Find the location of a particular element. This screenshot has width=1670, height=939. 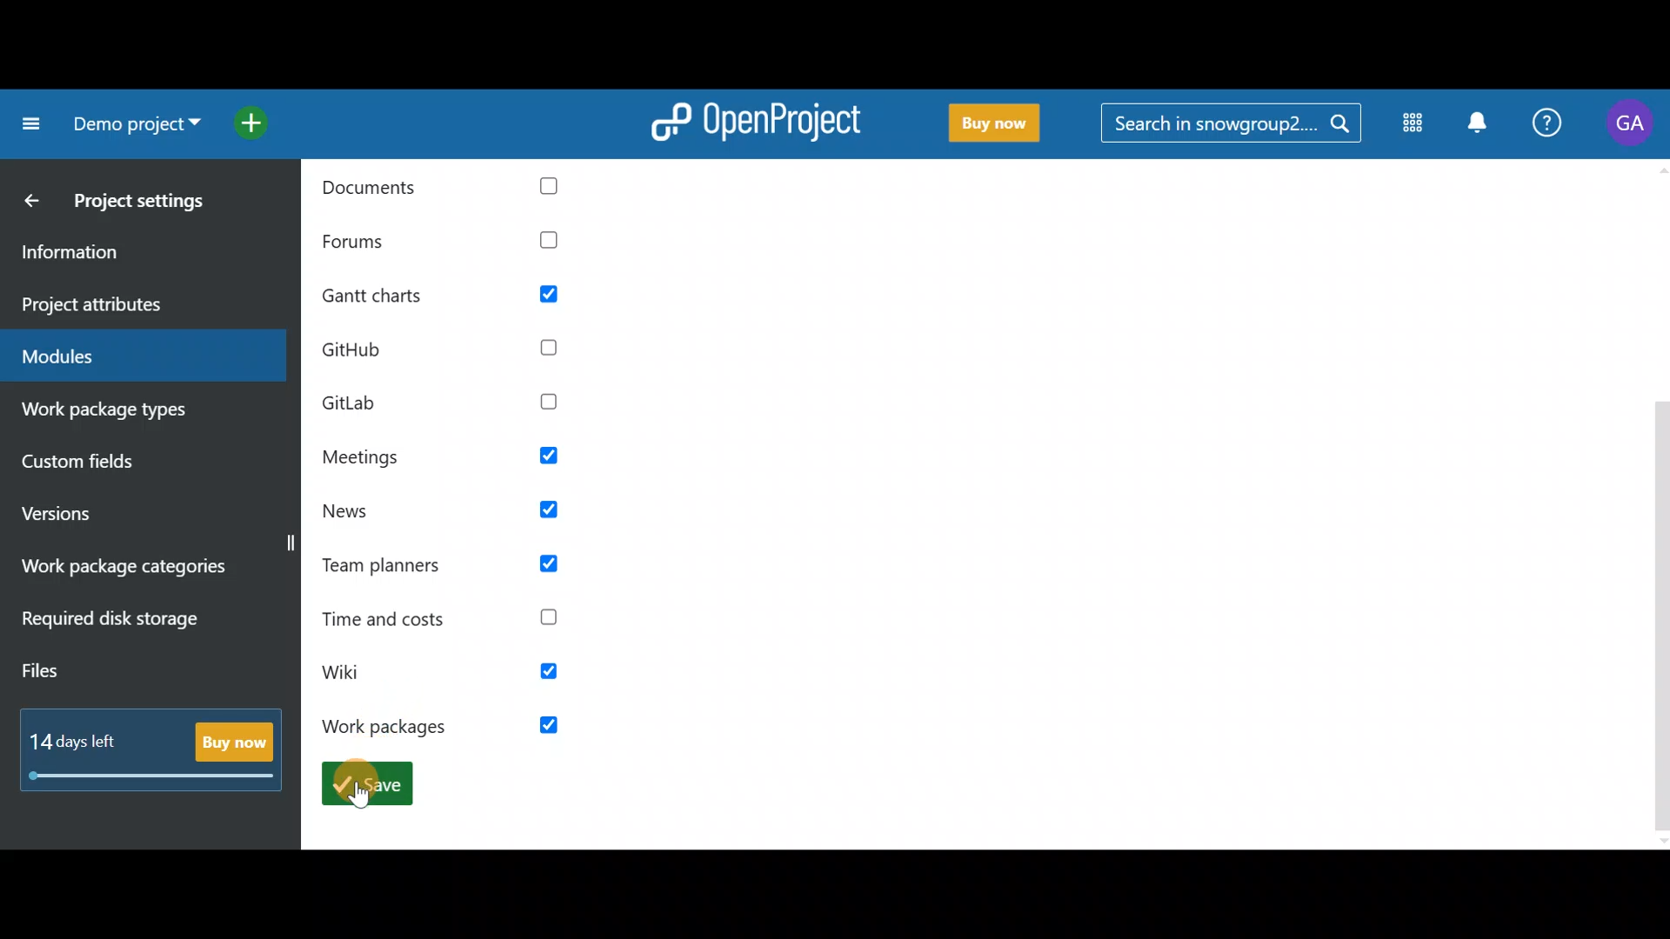

Versions is located at coordinates (90, 516).